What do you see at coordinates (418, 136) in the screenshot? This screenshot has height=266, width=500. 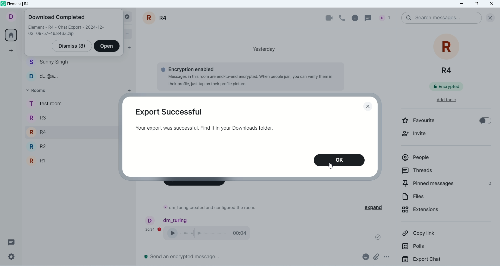 I see `invite` at bounding box center [418, 136].